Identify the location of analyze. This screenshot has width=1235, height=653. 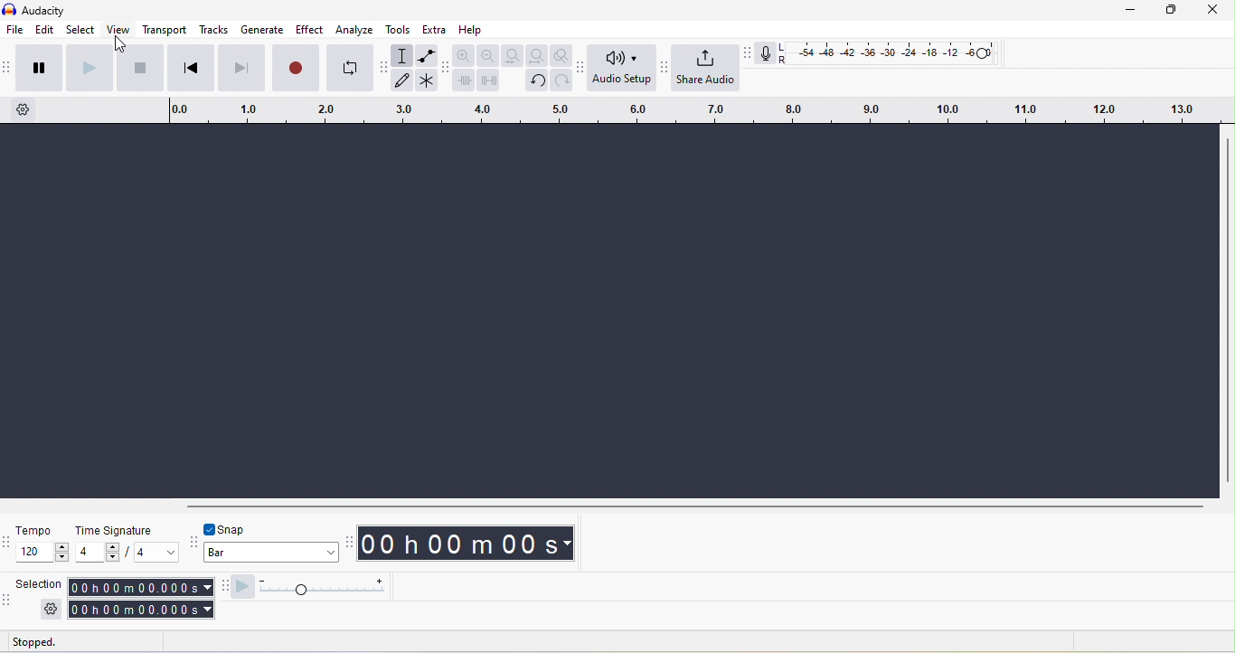
(354, 30).